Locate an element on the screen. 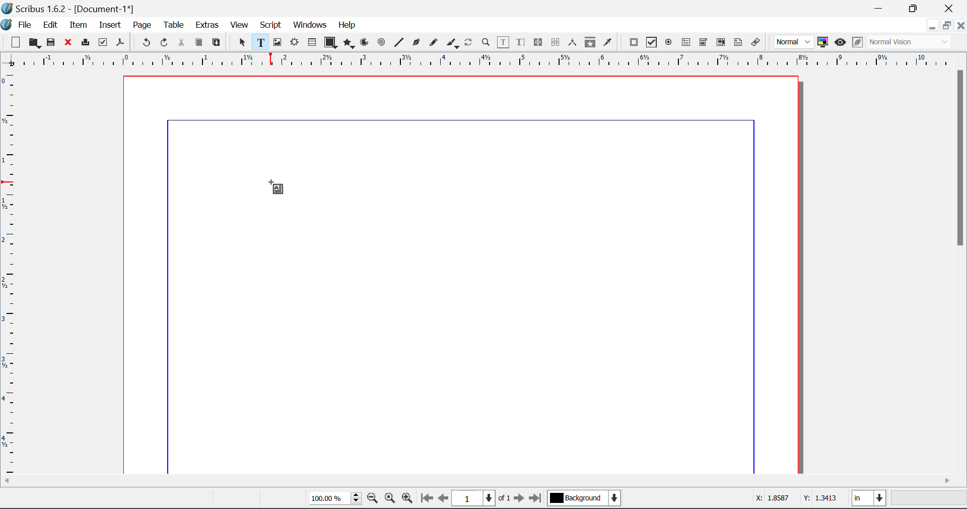 This screenshot has width=967, height=509. Print is located at coordinates (85, 43).